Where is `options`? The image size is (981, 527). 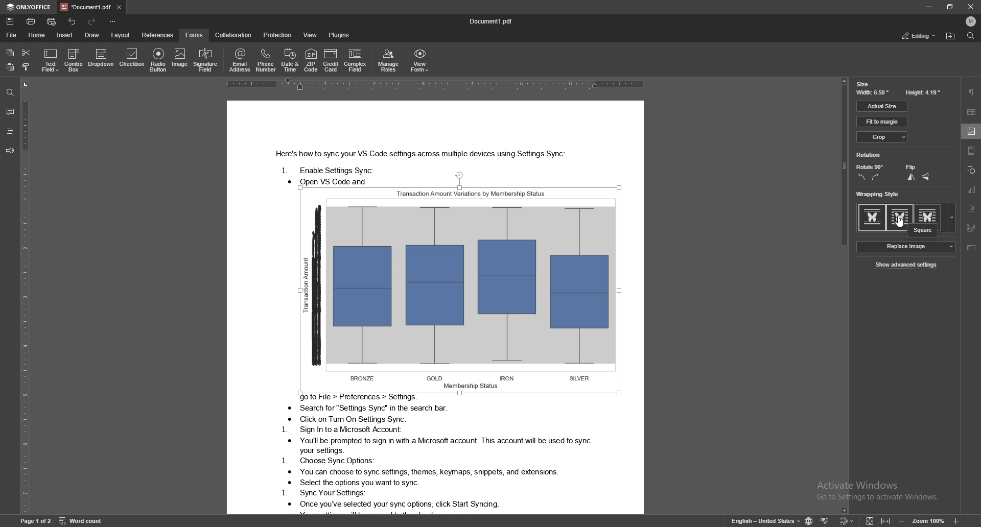 options is located at coordinates (112, 21).